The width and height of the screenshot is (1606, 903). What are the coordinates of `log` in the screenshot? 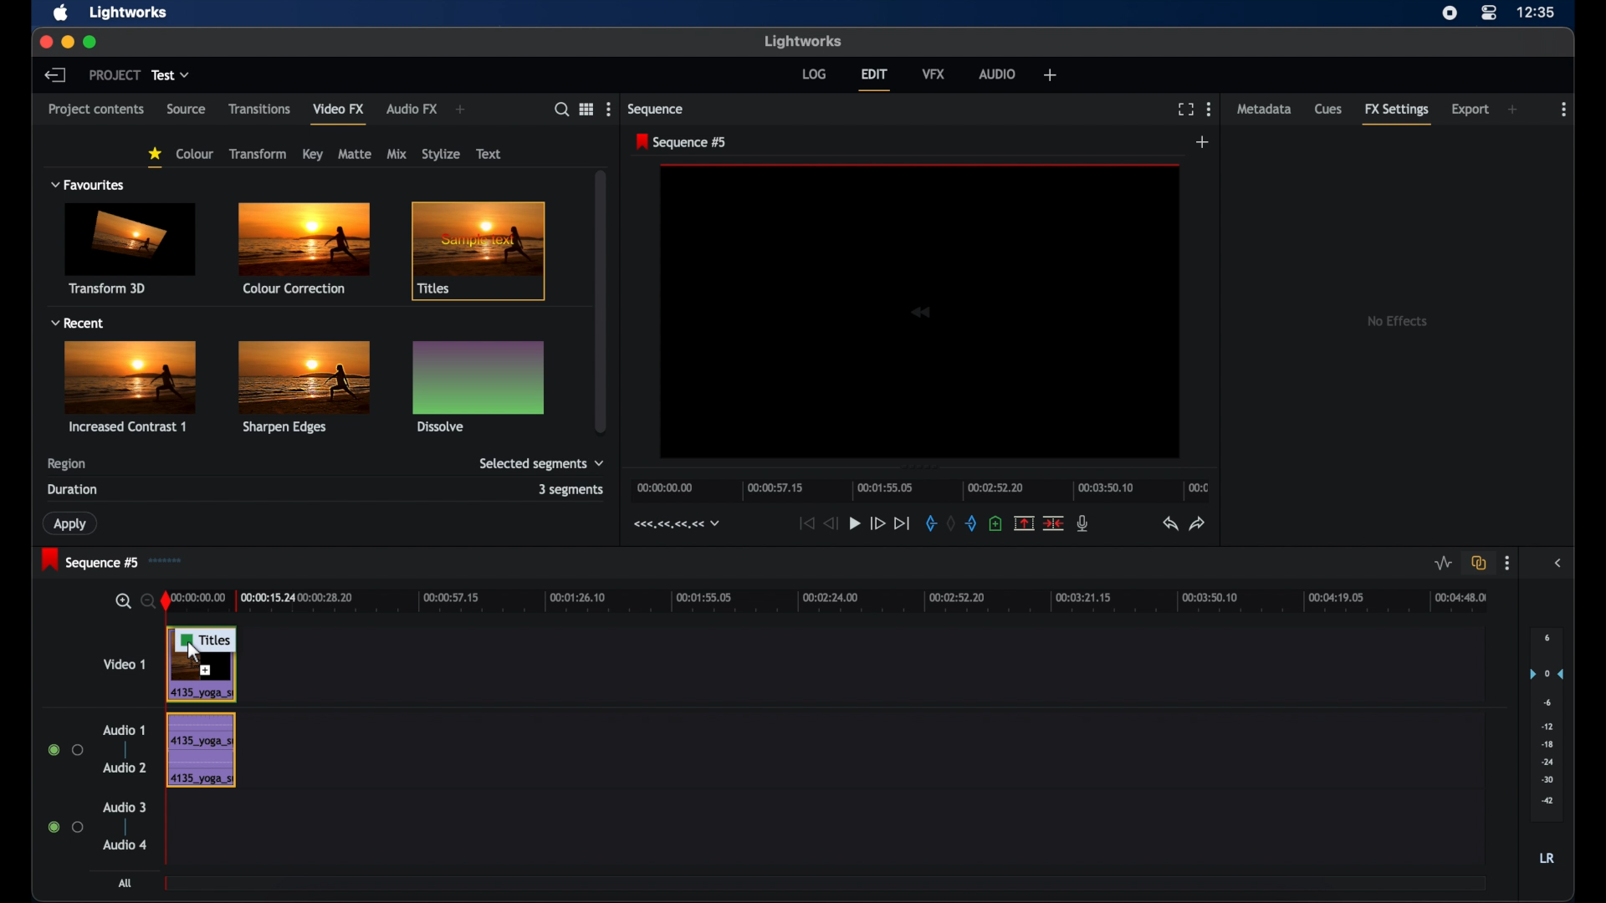 It's located at (814, 74).